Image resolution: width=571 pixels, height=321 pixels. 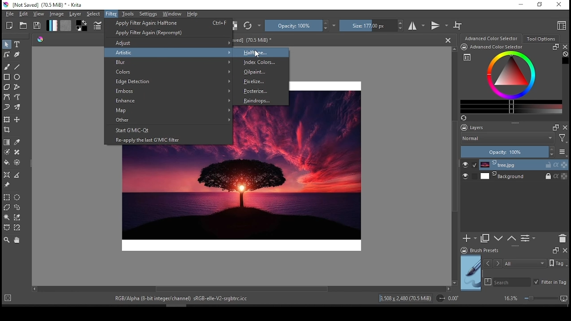 I want to click on move layer or down, so click(x=499, y=239).